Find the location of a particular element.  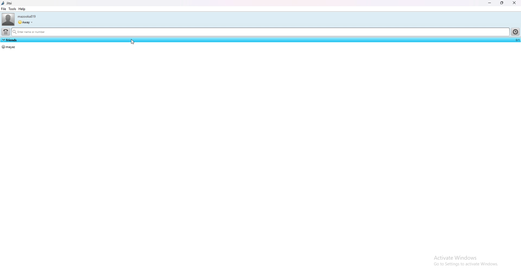

username is located at coordinates (27, 17).